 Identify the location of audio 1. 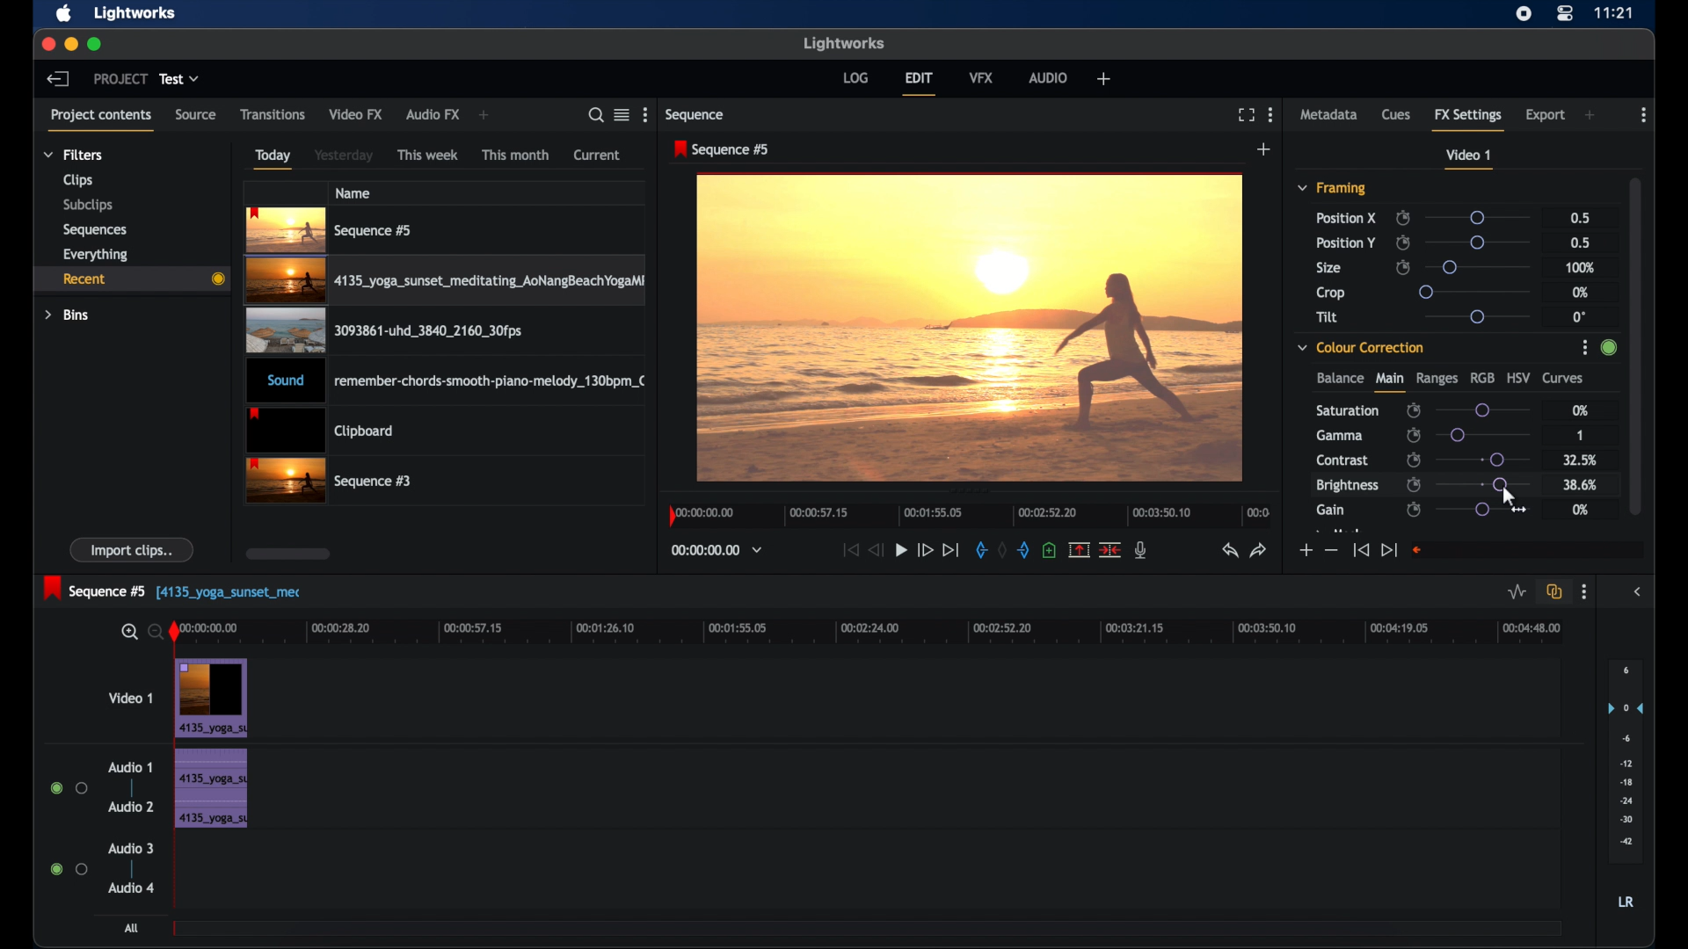
(128, 767).